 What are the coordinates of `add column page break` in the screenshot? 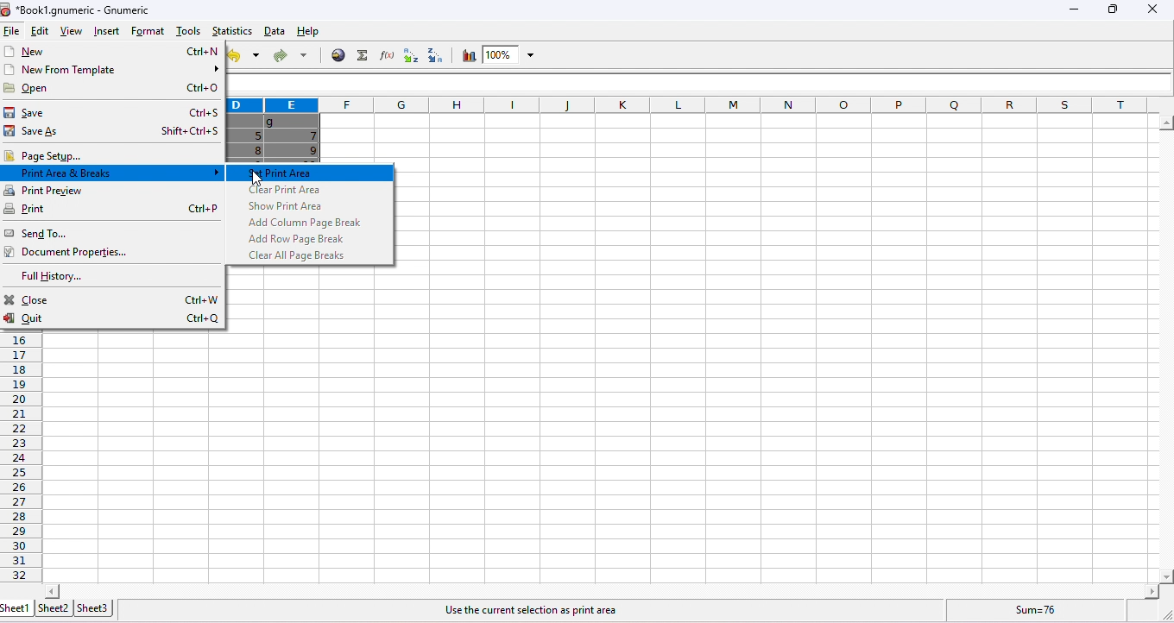 It's located at (306, 223).